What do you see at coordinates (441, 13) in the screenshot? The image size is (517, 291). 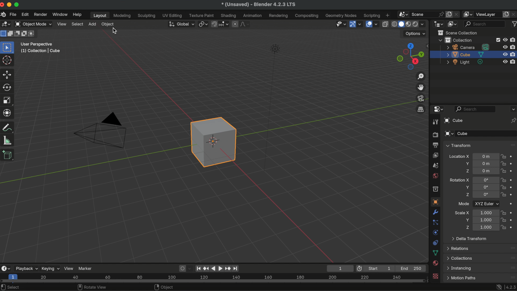 I see `pin scene to workspace` at bounding box center [441, 13].